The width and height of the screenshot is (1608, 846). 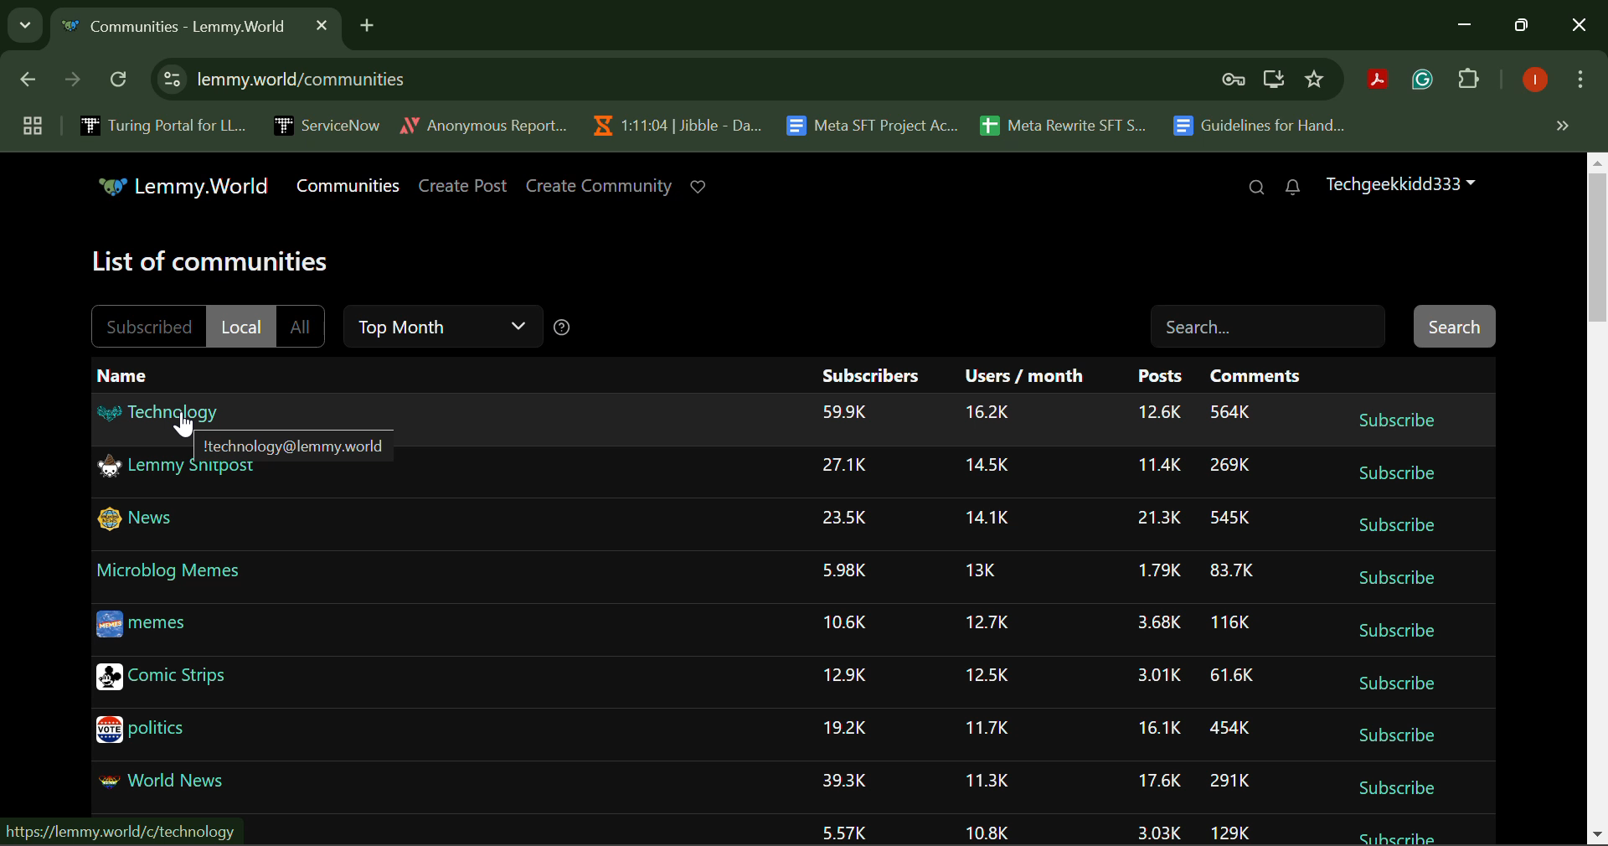 I want to click on Subscriber Column Heading, so click(x=870, y=374).